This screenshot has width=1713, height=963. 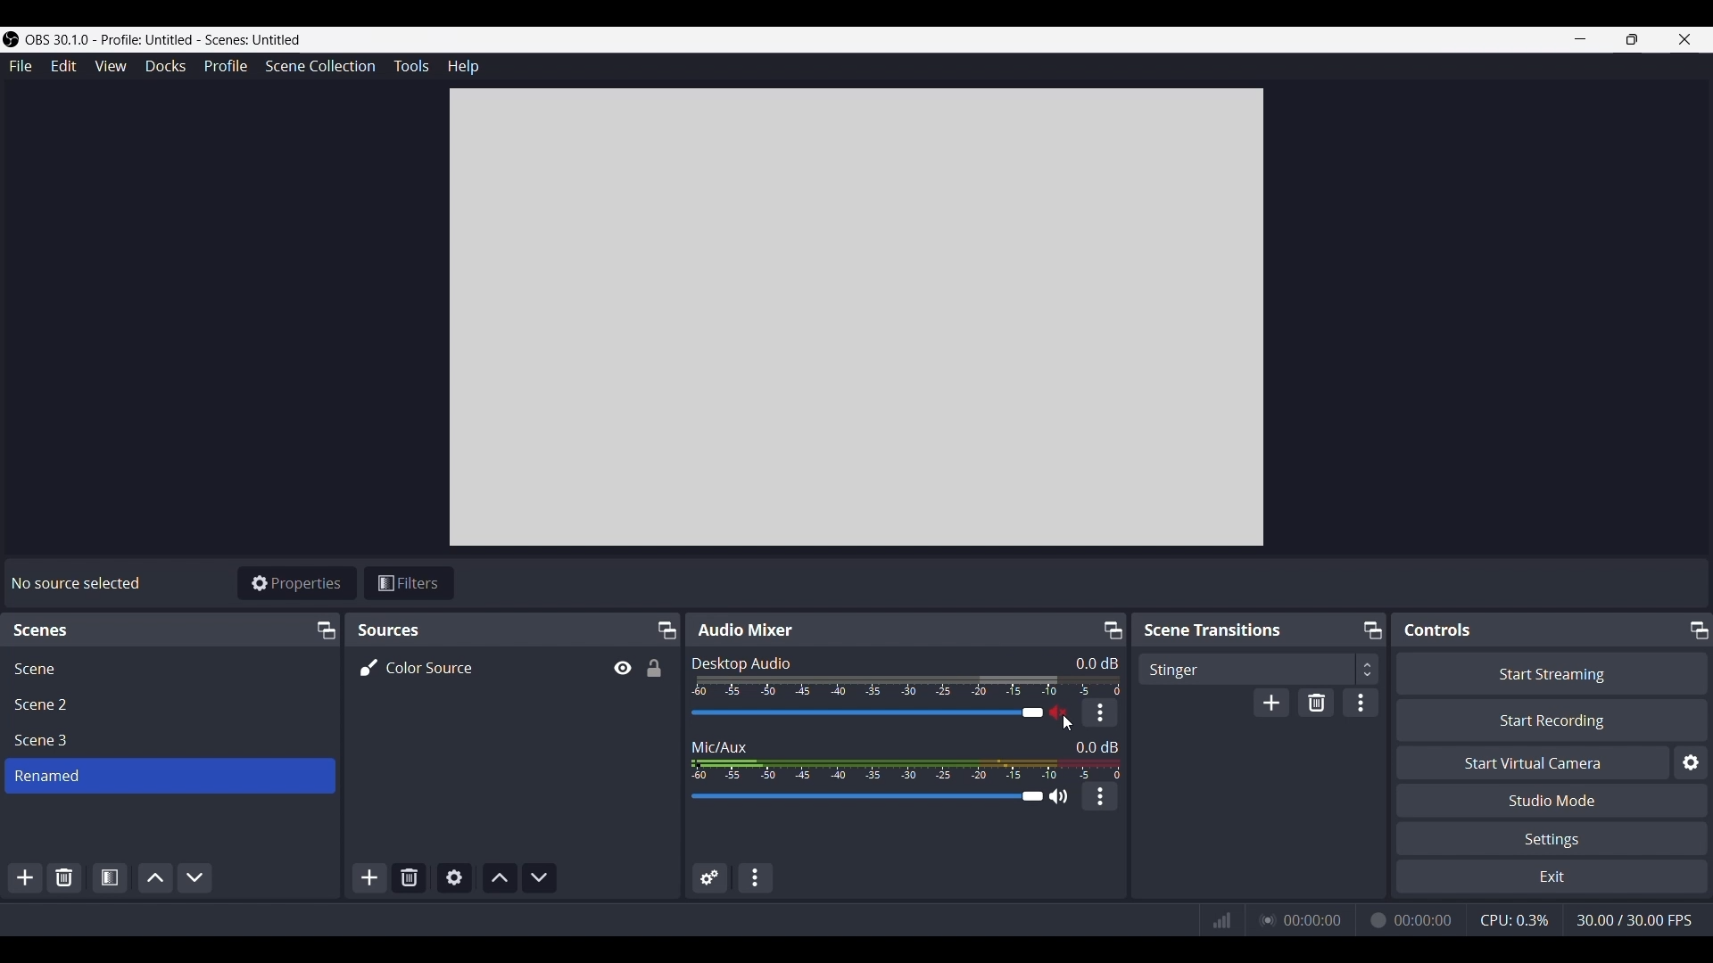 What do you see at coordinates (1410, 919) in the screenshot?
I see `Recorded duration` at bounding box center [1410, 919].